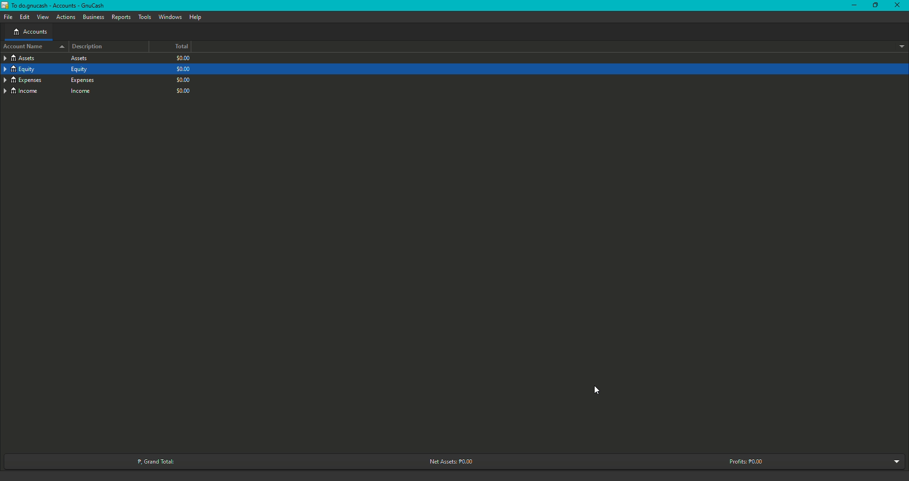 The height and width of the screenshot is (481, 909). I want to click on Minimize, so click(851, 5).